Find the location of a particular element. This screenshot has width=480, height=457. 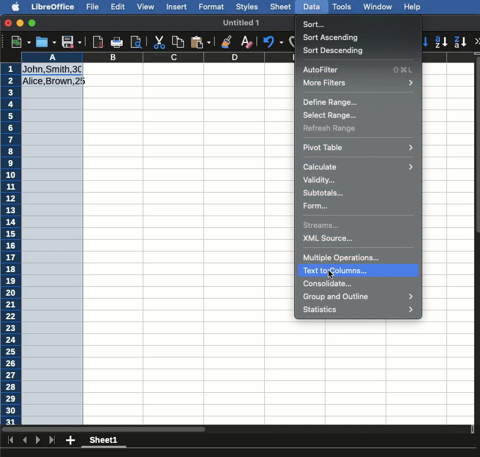

First sheet is located at coordinates (12, 440).